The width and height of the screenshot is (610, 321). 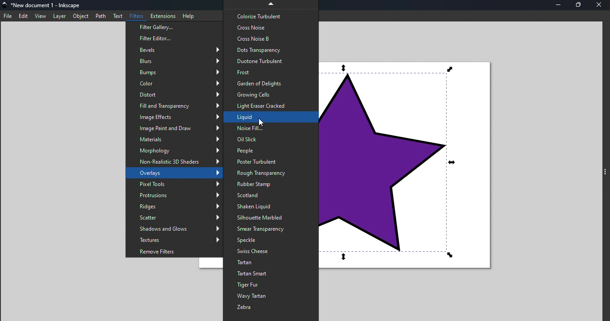 What do you see at coordinates (173, 28) in the screenshot?
I see `Filter gallery` at bounding box center [173, 28].